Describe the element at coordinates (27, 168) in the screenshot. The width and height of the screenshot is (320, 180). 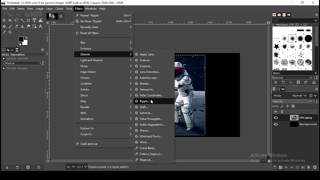
I see `delete tool preset` at that location.